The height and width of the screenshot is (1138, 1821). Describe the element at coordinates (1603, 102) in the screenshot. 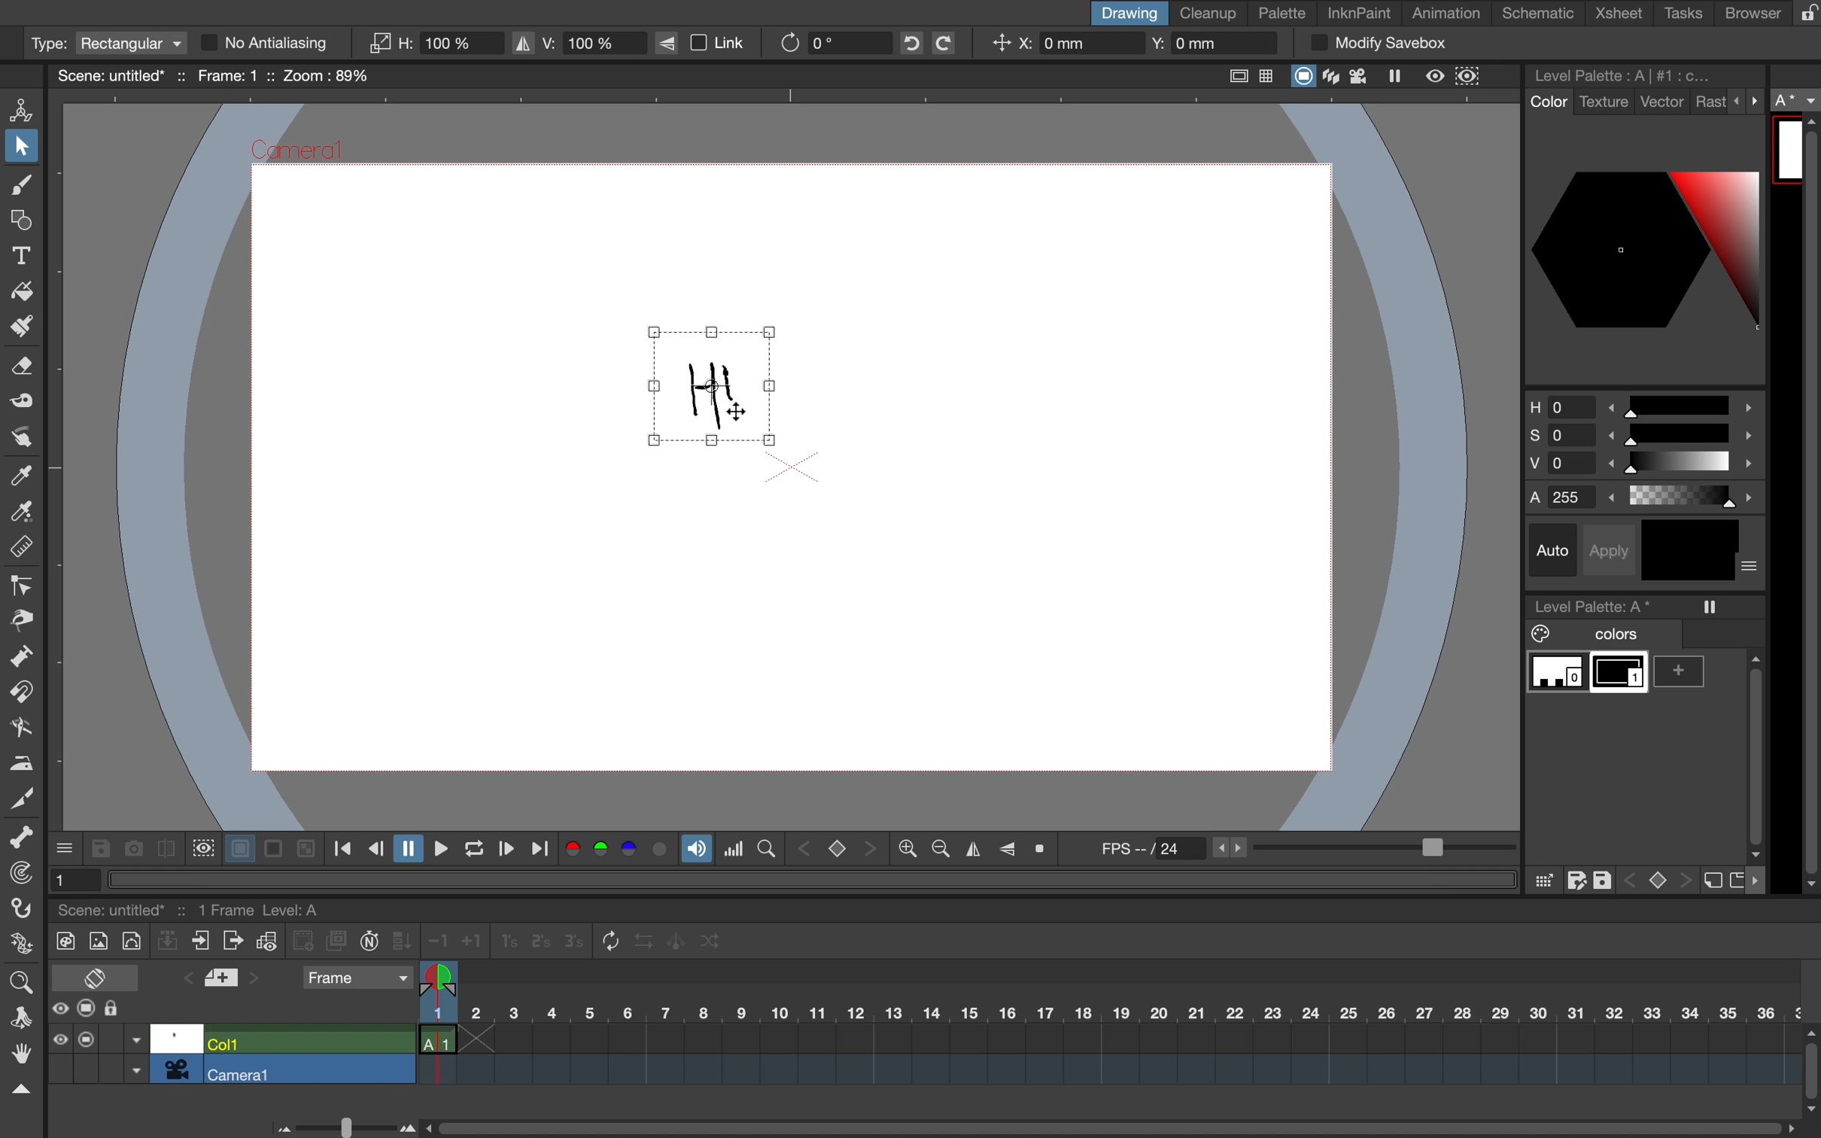

I see `texture` at that location.